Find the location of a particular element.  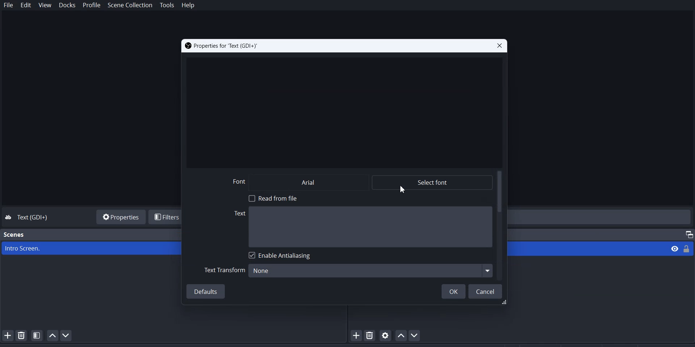

Remove Selected Scene is located at coordinates (22, 335).